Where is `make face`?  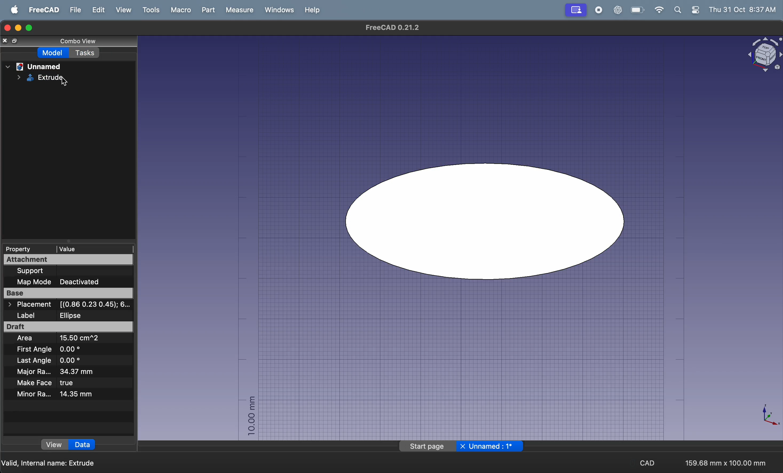
make face is located at coordinates (54, 383).